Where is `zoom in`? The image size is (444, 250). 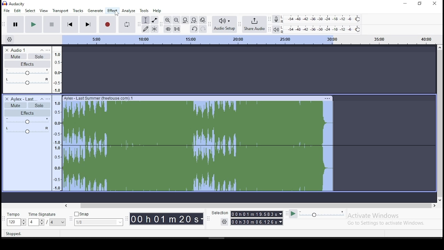 zoom in is located at coordinates (168, 20).